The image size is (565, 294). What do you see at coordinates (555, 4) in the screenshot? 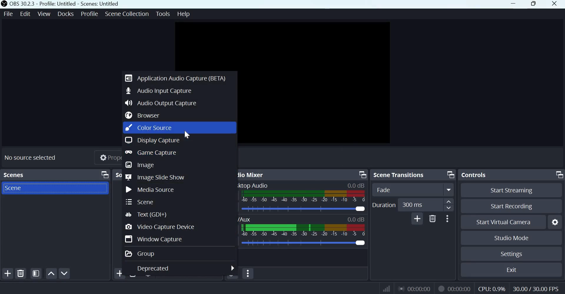
I see `Close` at bounding box center [555, 4].